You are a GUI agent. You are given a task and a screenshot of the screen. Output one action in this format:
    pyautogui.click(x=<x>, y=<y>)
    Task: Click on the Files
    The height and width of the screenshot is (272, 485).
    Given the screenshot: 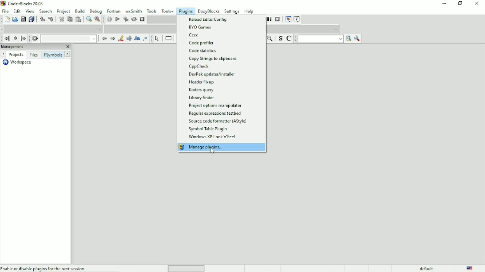 What is the action you would take?
    pyautogui.click(x=33, y=54)
    